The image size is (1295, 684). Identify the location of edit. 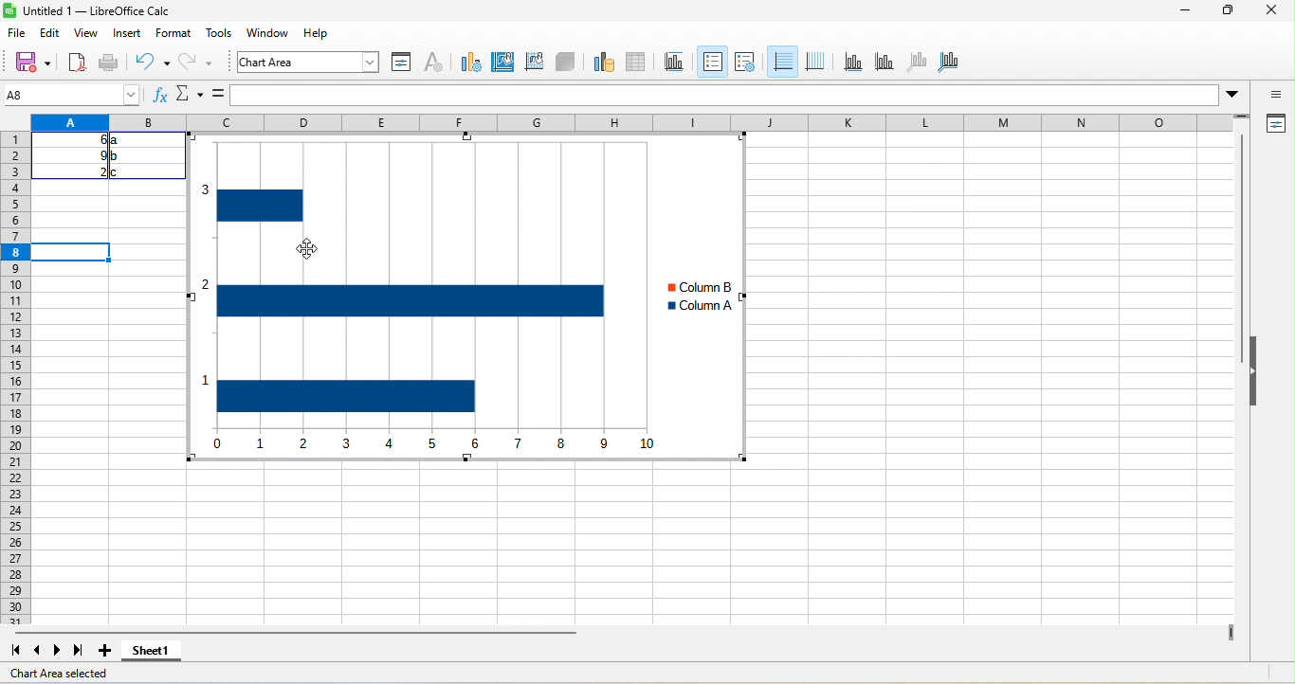
(53, 31).